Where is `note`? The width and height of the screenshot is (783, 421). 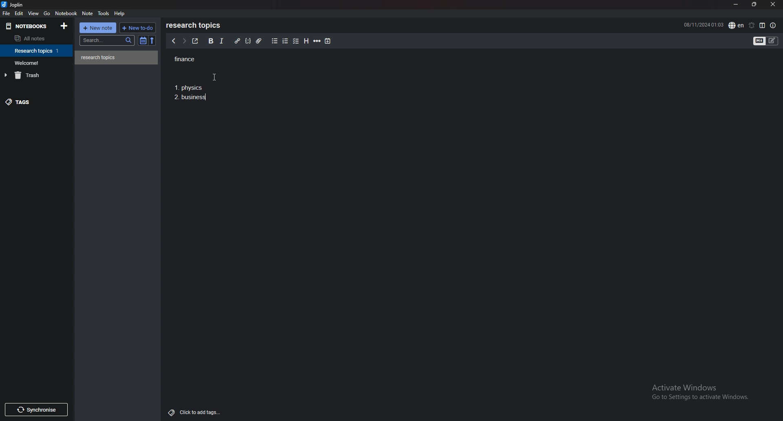 note is located at coordinates (87, 13).